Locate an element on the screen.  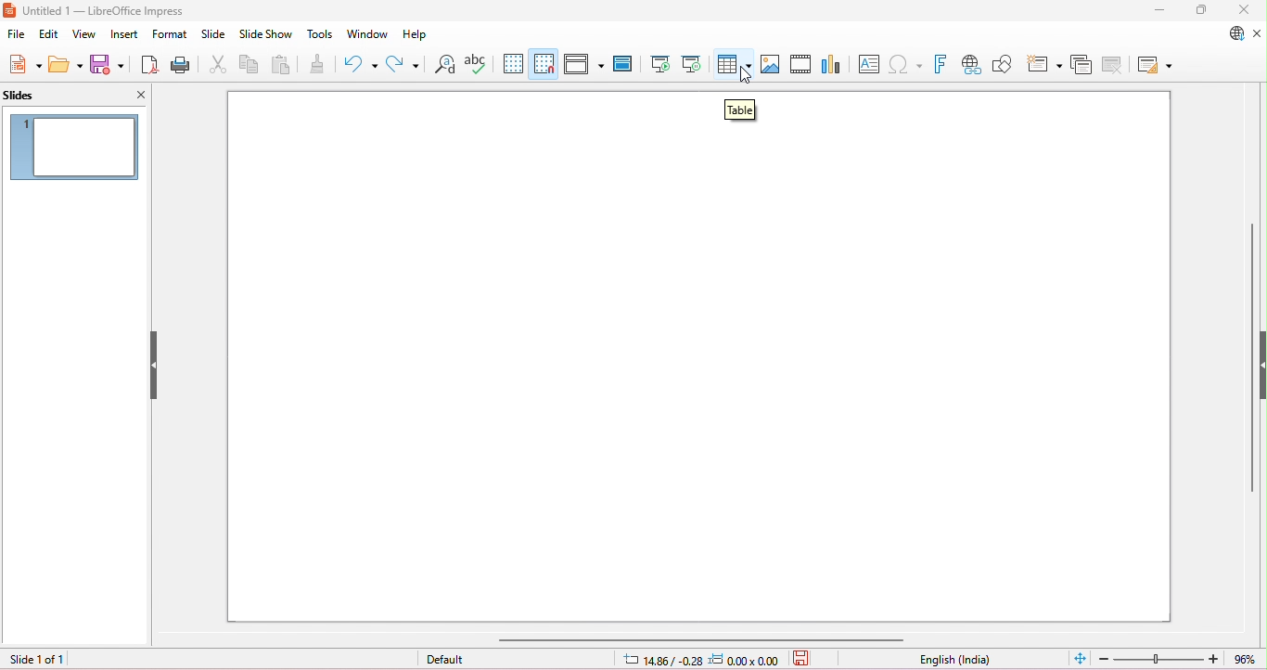
untitled 1- libreoffice impress is located at coordinates (95, 10).